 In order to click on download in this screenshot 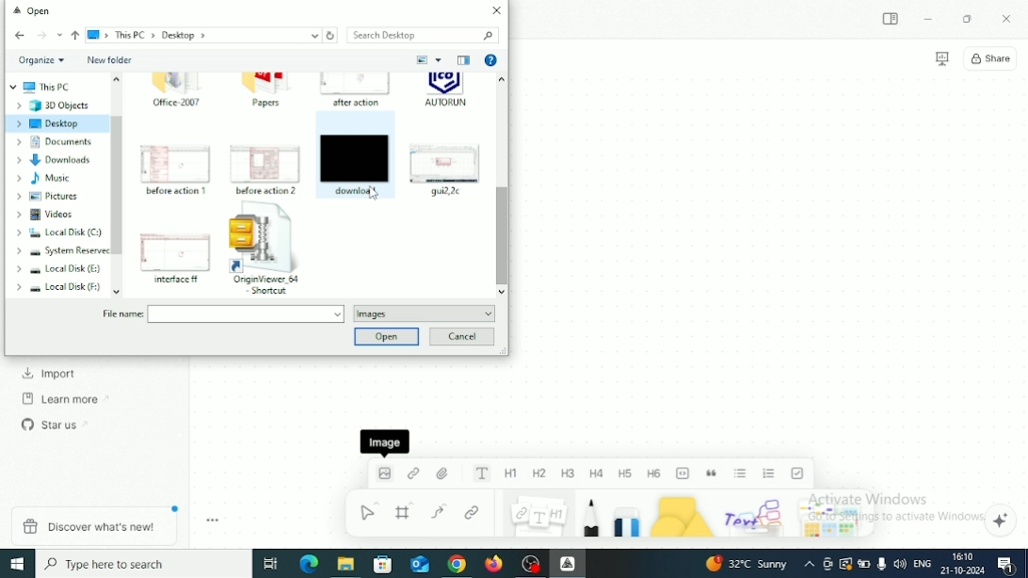, I will do `click(356, 154)`.